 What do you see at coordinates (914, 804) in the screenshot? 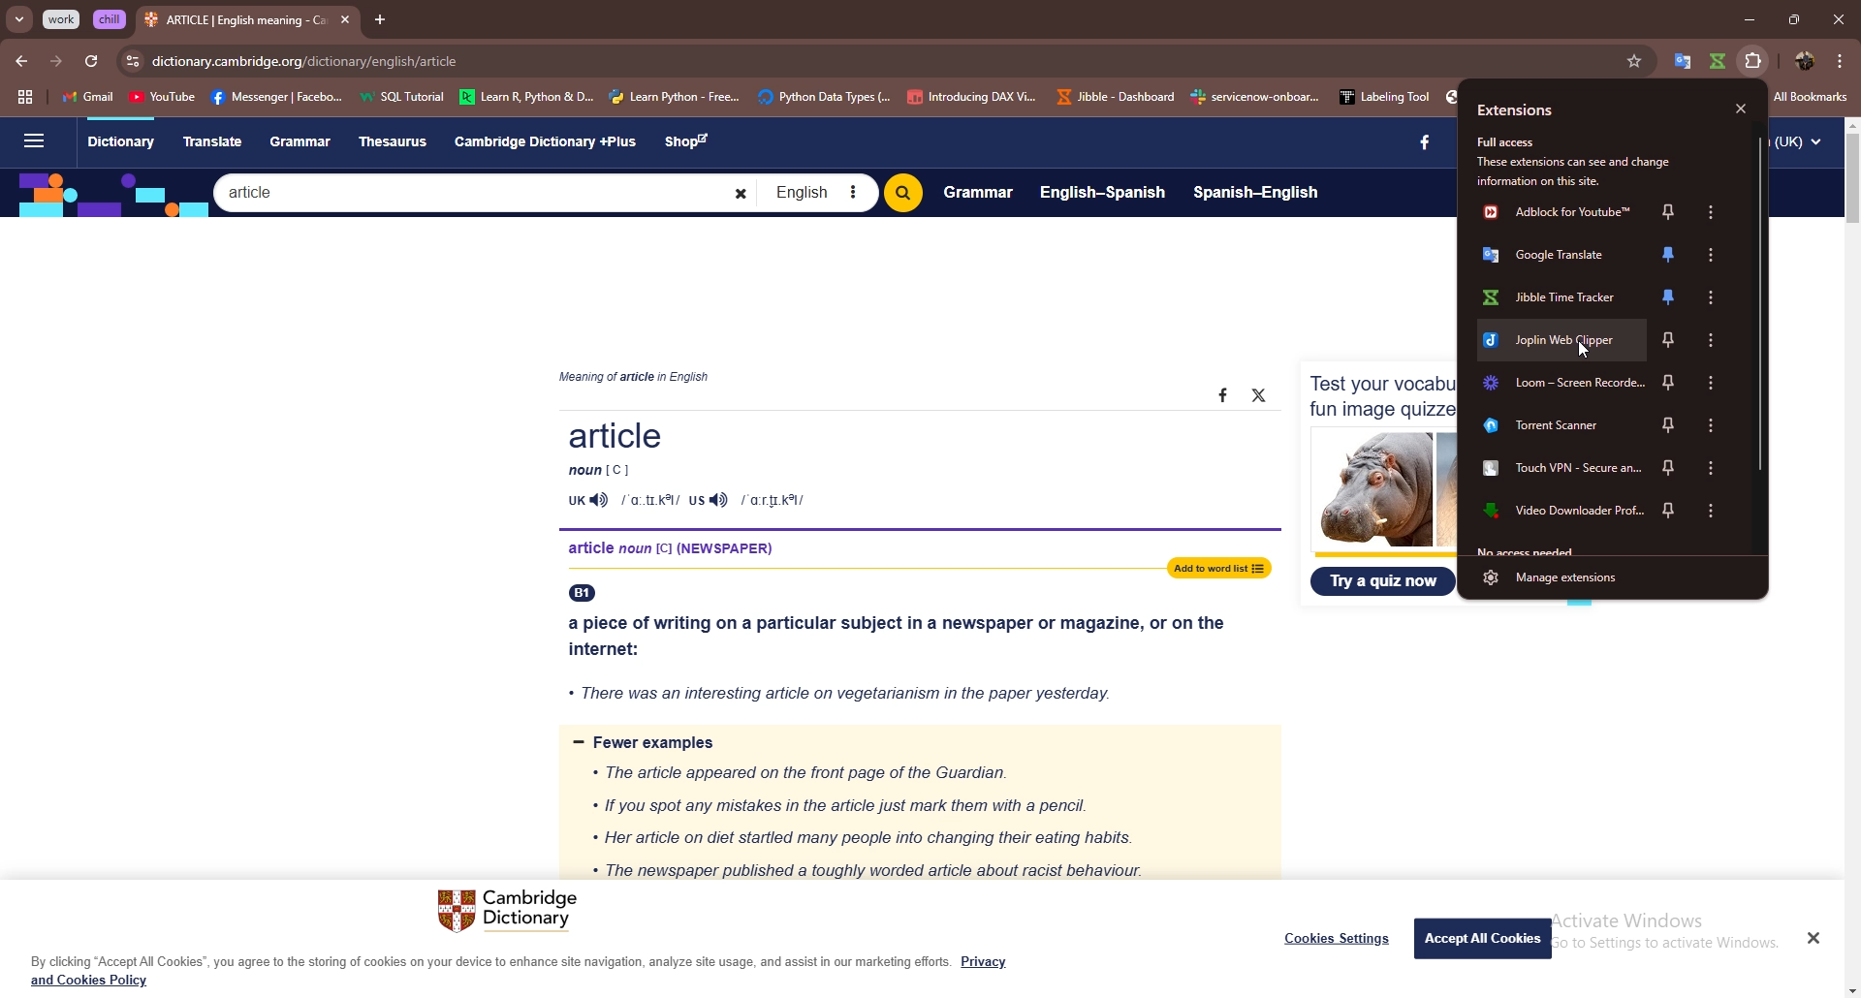
I see `= Fewer examples
« The article appeared on the front page of the Guardian.
« If you spot any mistakes in the article just mark them with a pencil.
* Her article on diet startled many people into changing their eating habits.
« The newspaper published a toughly worded article about racist behaviour.` at bounding box center [914, 804].